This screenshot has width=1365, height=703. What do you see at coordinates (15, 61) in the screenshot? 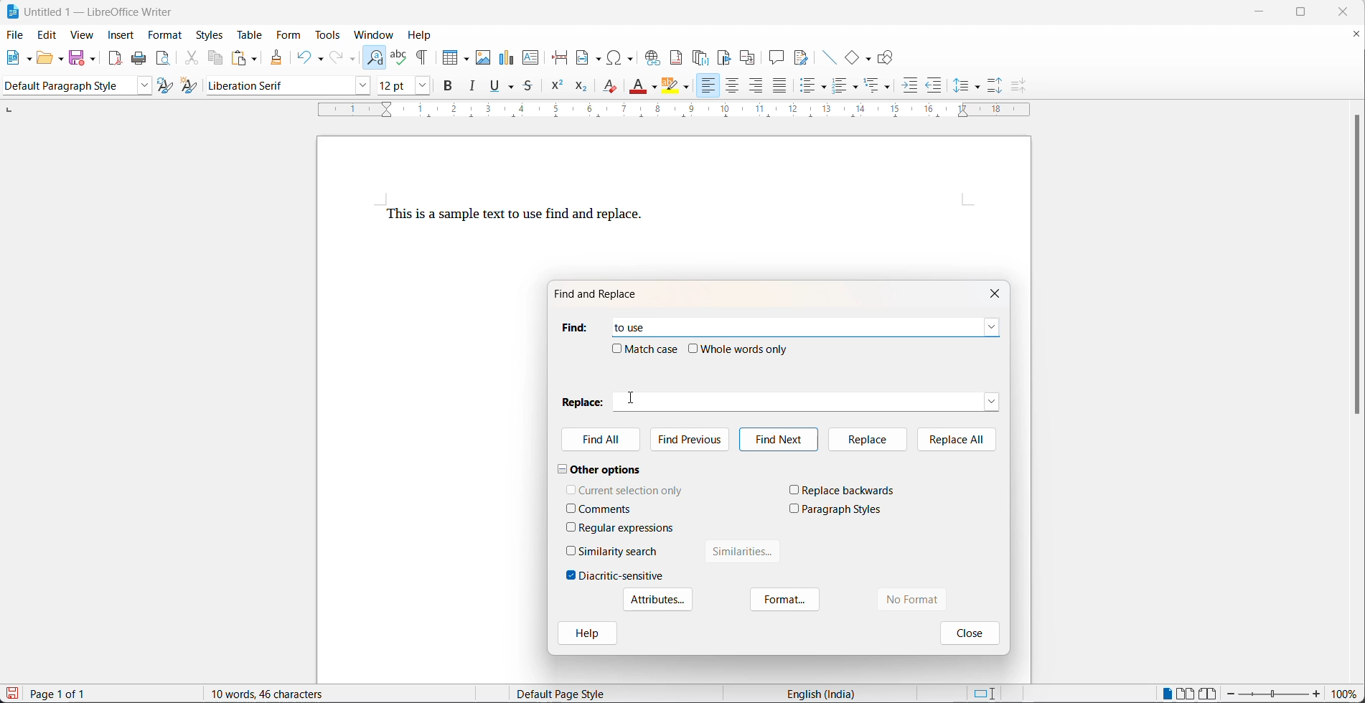
I see `new file` at bounding box center [15, 61].